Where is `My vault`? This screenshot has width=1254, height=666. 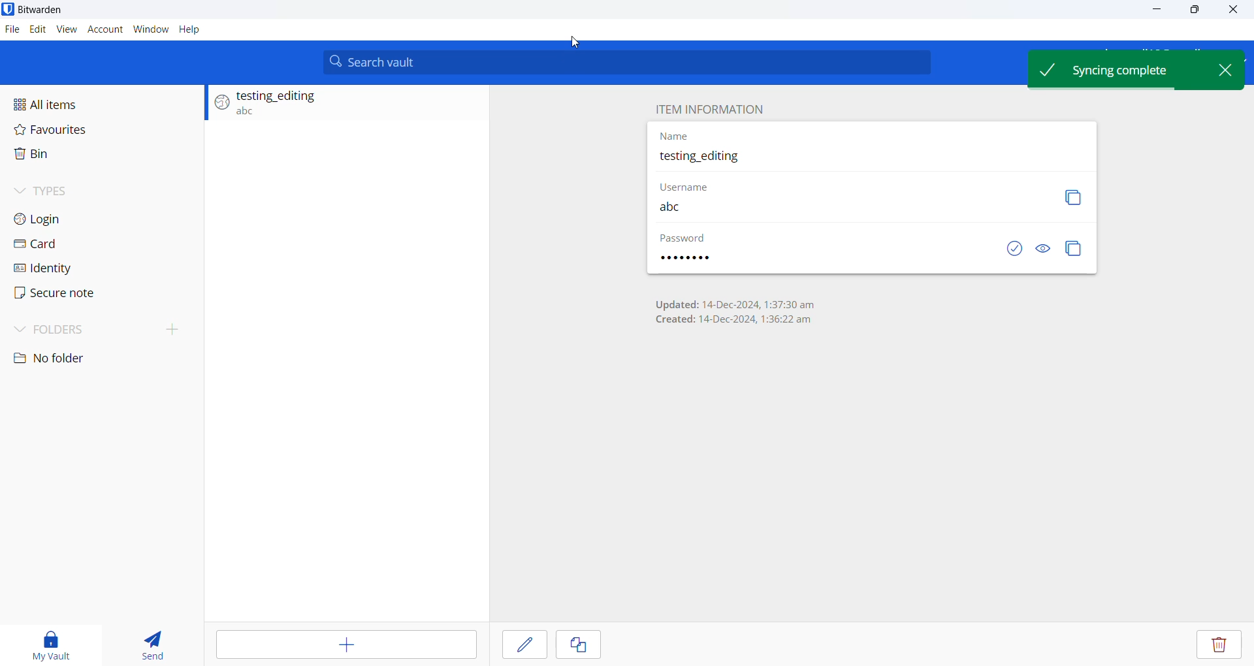 My vault is located at coordinates (57, 642).